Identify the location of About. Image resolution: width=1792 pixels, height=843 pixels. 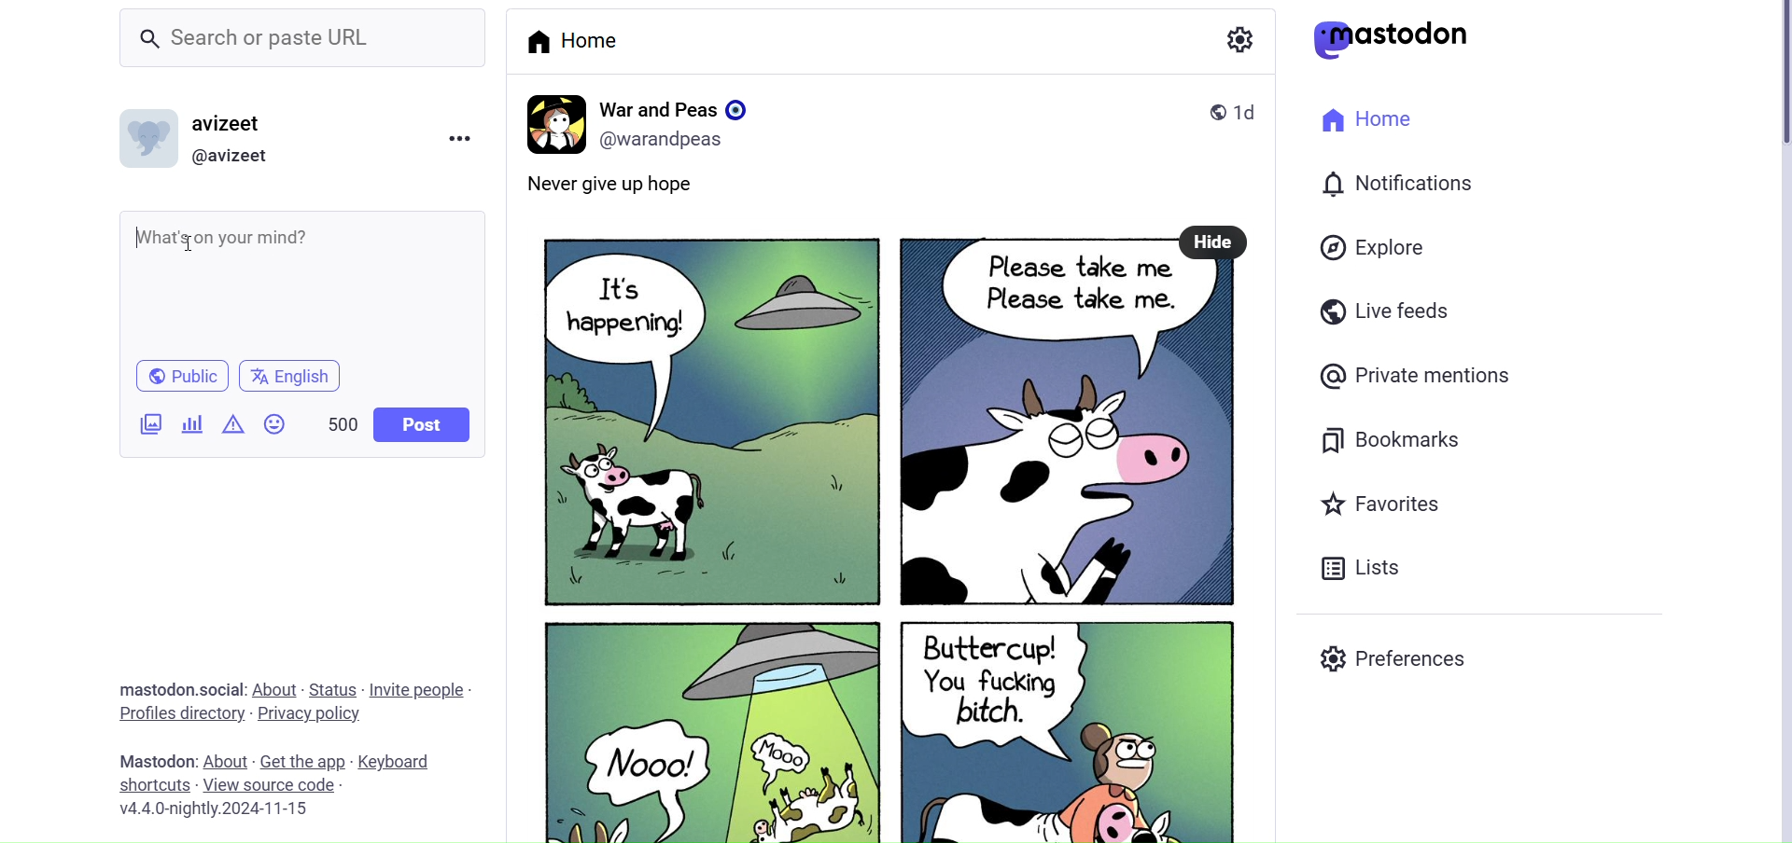
(277, 688).